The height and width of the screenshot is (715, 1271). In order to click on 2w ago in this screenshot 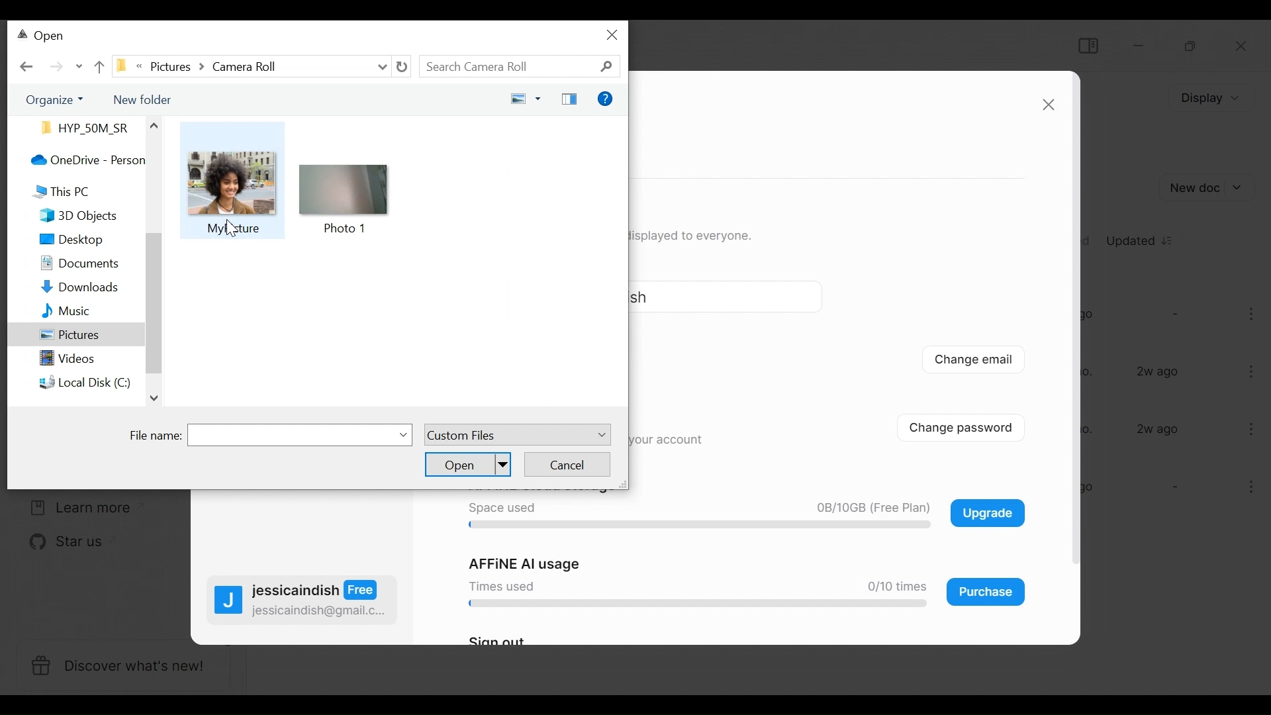, I will do `click(1160, 372)`.